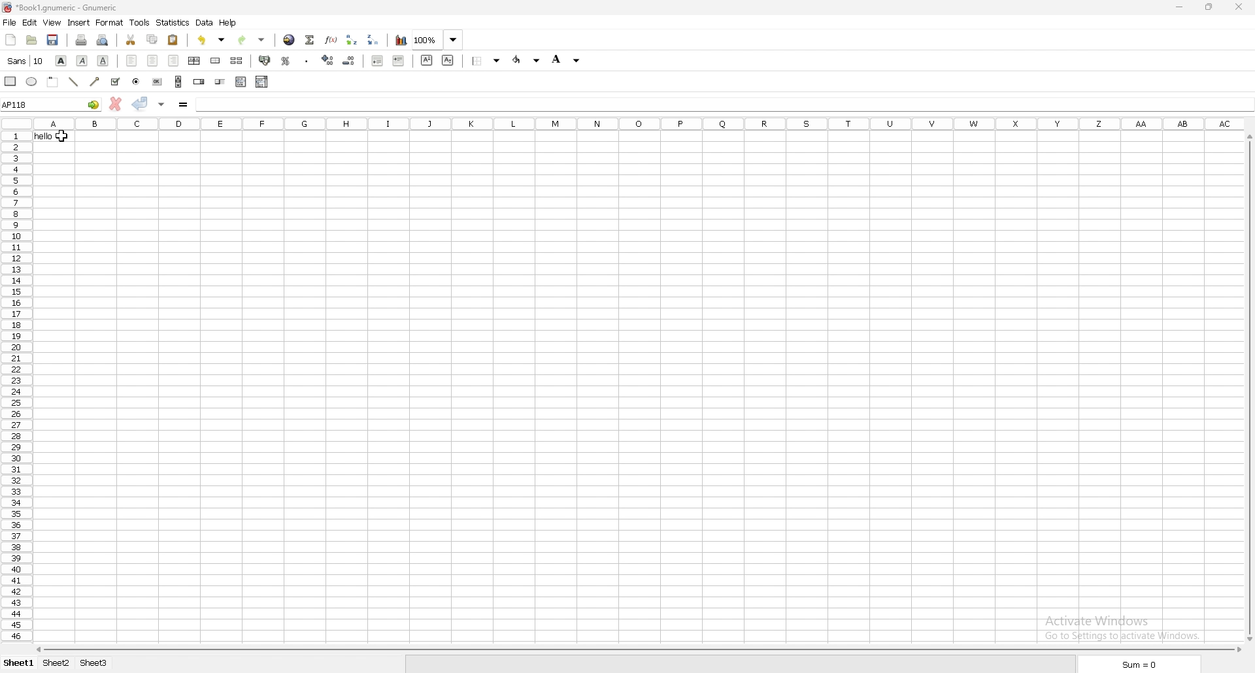 This screenshot has height=673, width=1255. I want to click on foreground, so click(527, 60).